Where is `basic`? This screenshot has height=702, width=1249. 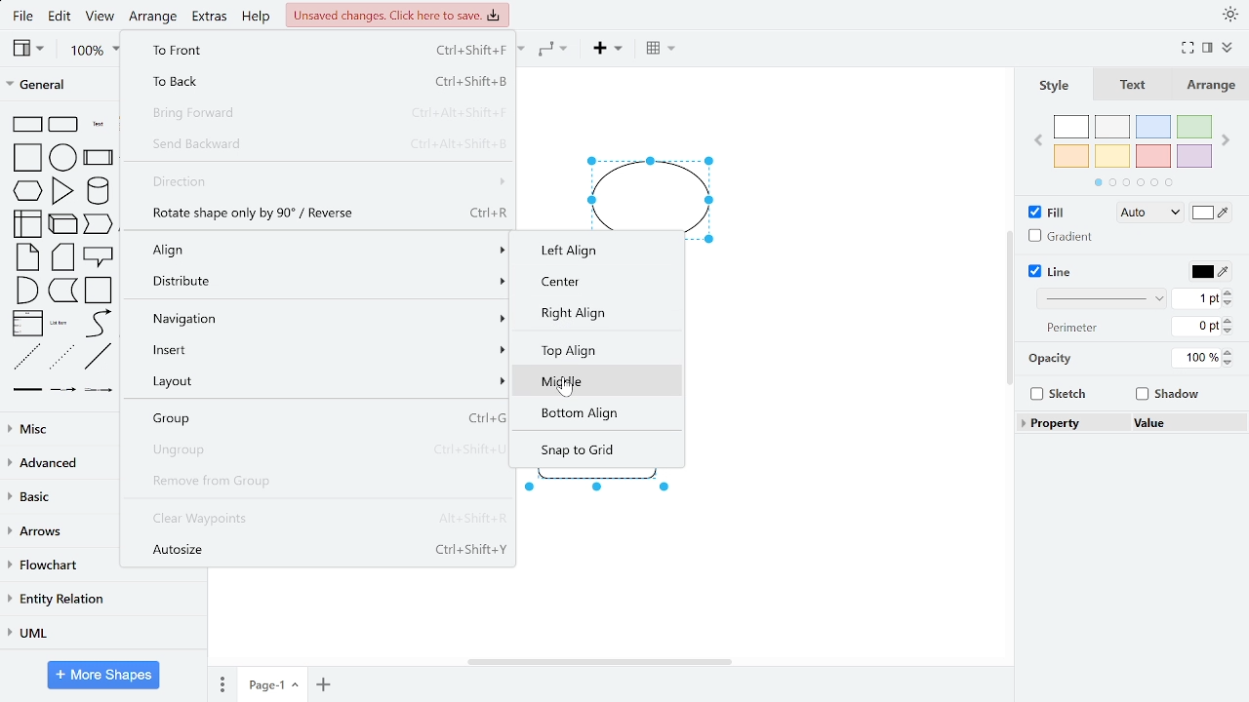 basic is located at coordinates (58, 498).